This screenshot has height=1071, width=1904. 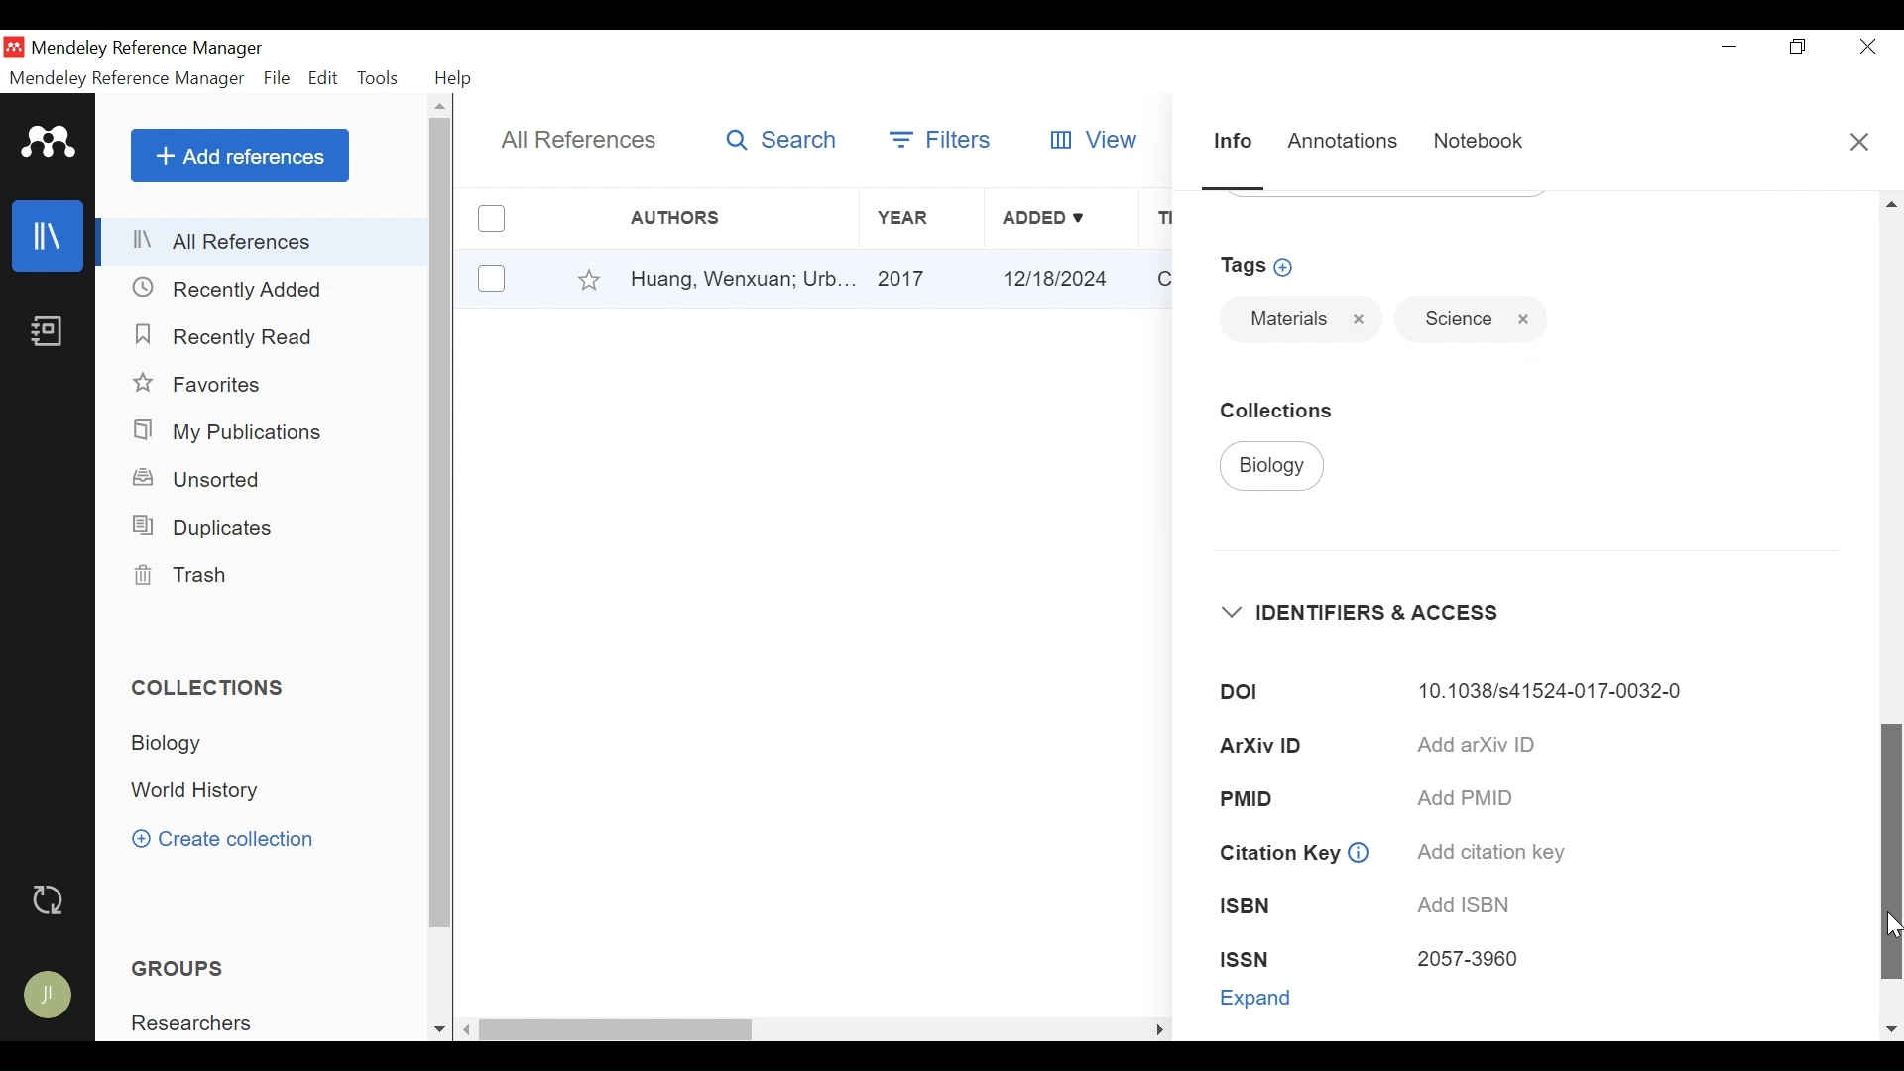 What do you see at coordinates (51, 900) in the screenshot?
I see `Sync` at bounding box center [51, 900].